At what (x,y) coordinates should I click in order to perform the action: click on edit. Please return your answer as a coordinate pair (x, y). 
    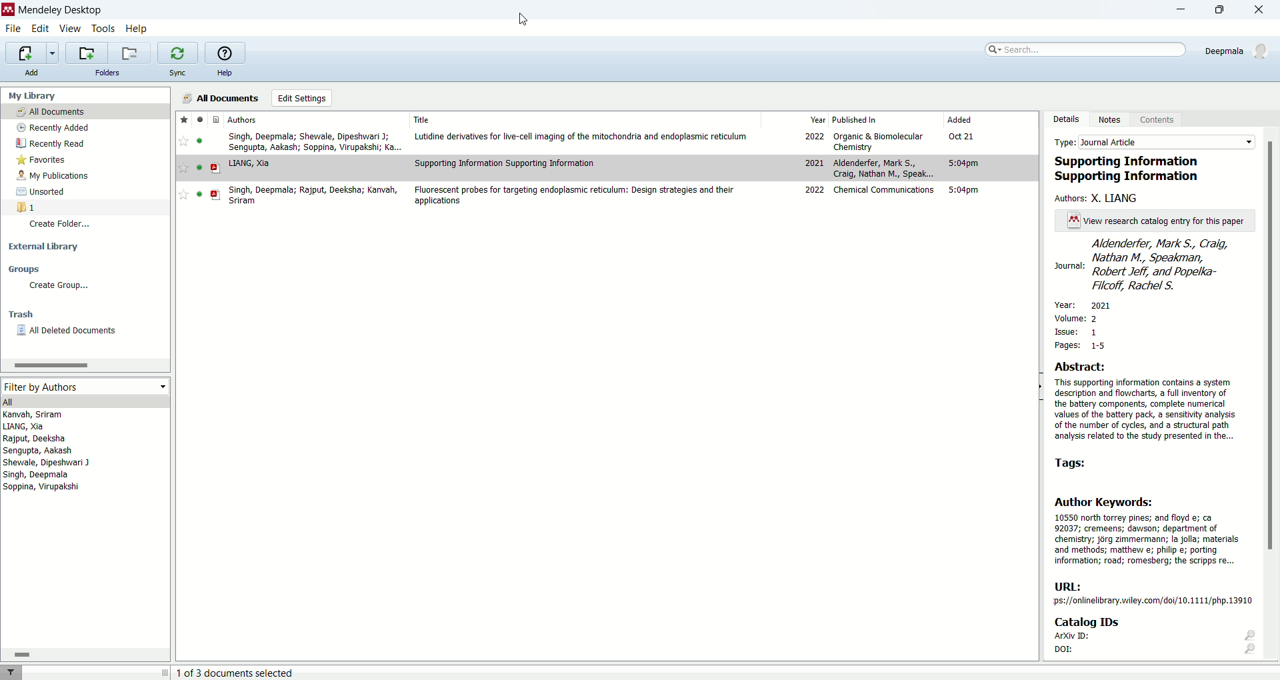
    Looking at the image, I should click on (39, 27).